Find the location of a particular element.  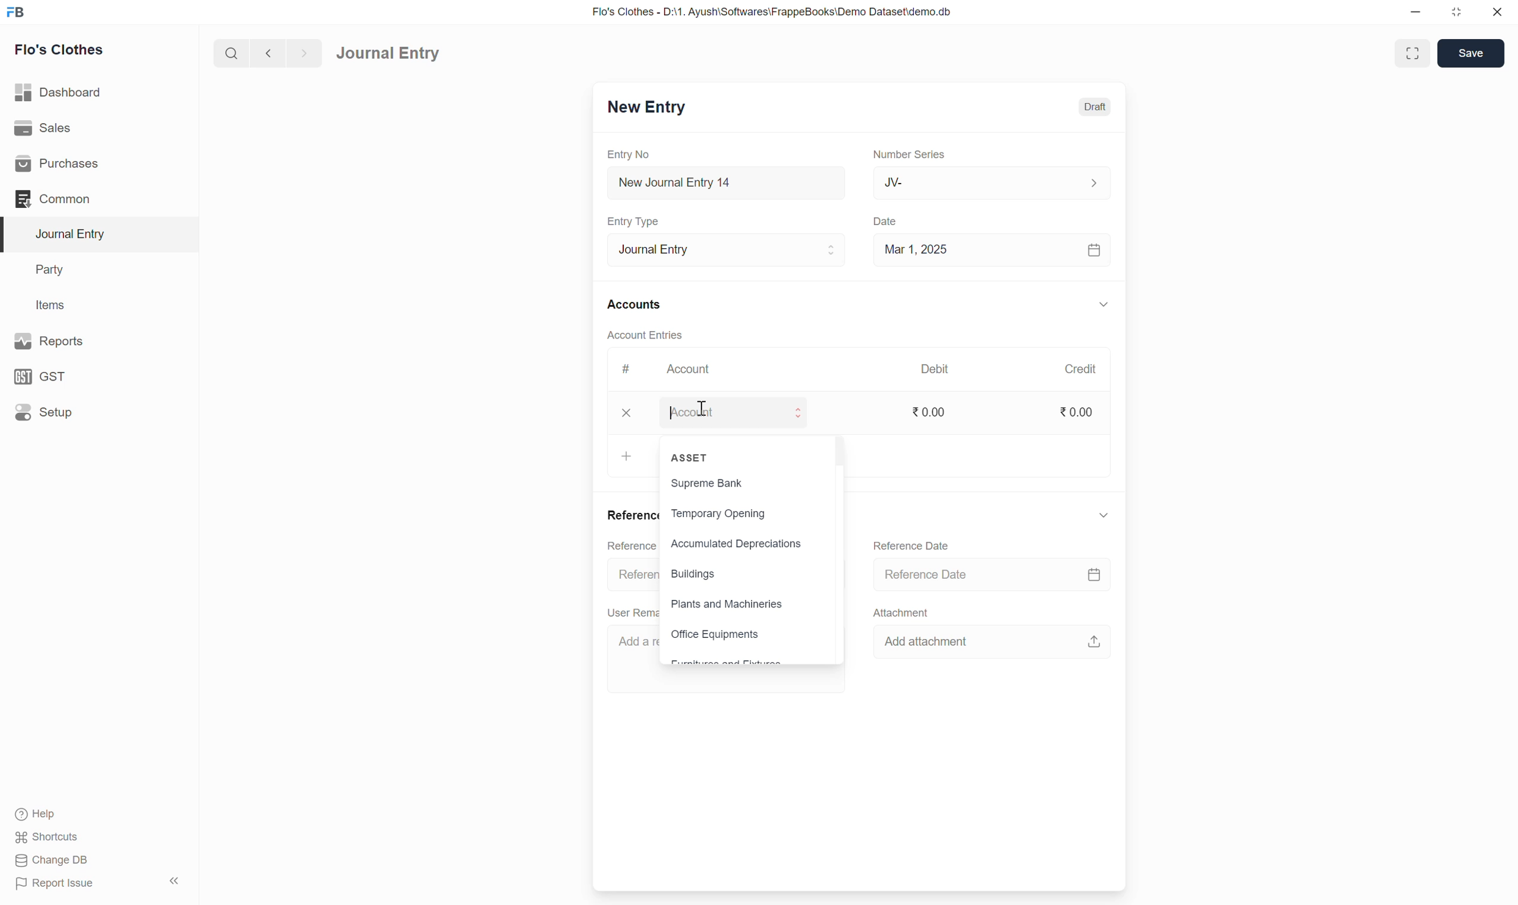

Party is located at coordinates (53, 271).